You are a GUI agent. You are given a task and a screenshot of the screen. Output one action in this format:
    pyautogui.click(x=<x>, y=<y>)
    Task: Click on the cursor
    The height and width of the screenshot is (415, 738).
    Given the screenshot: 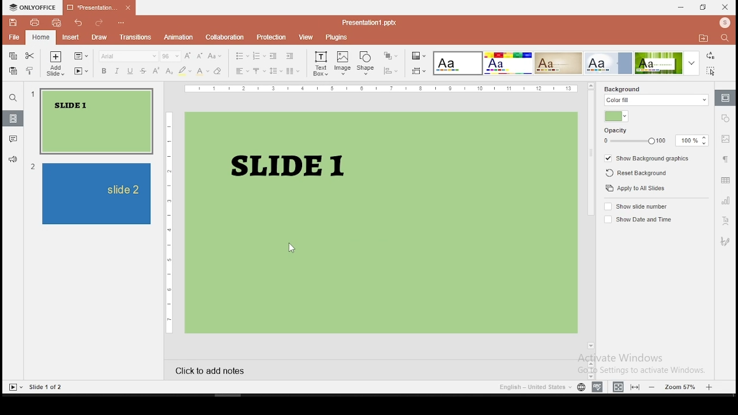 What is the action you would take?
    pyautogui.click(x=290, y=247)
    